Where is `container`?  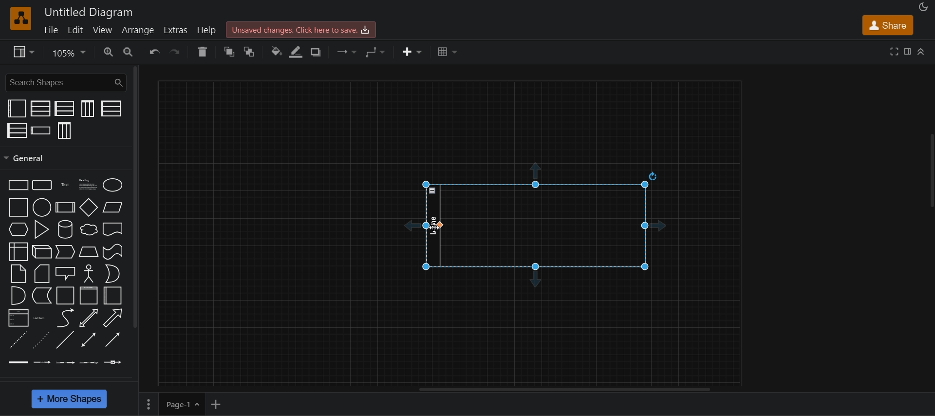 container is located at coordinates (17, 108).